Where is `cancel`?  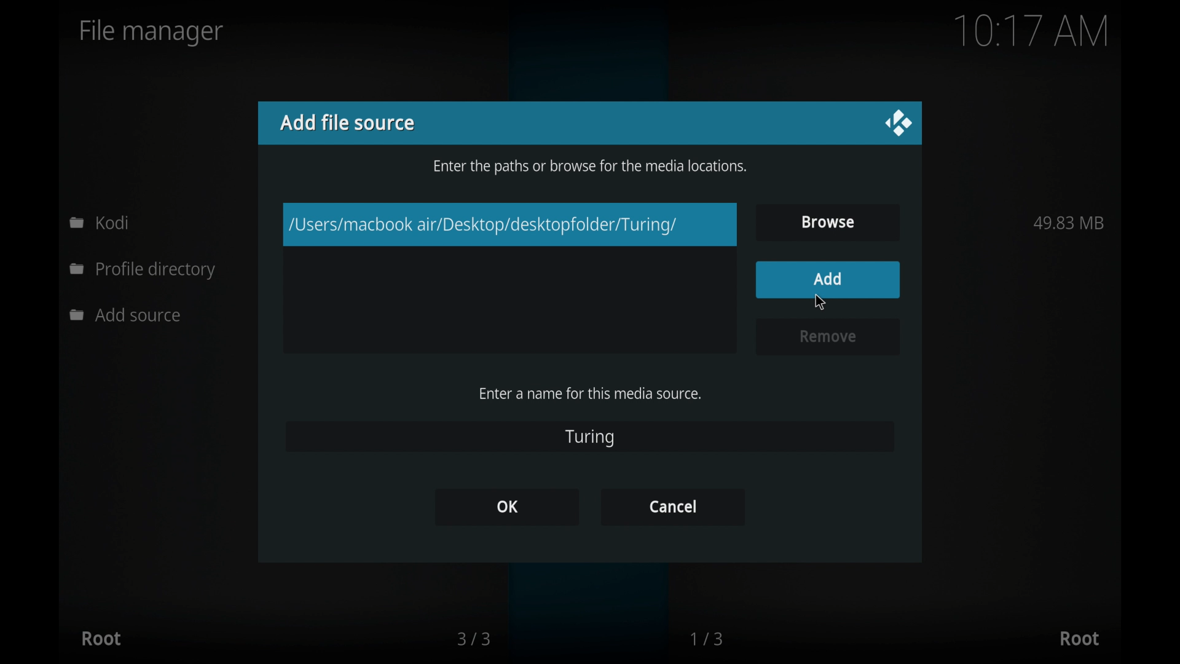 cancel is located at coordinates (671, 506).